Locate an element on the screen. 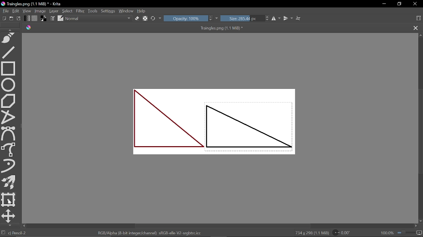 This screenshot has width=423, height=237. Fill pattern is located at coordinates (35, 18).